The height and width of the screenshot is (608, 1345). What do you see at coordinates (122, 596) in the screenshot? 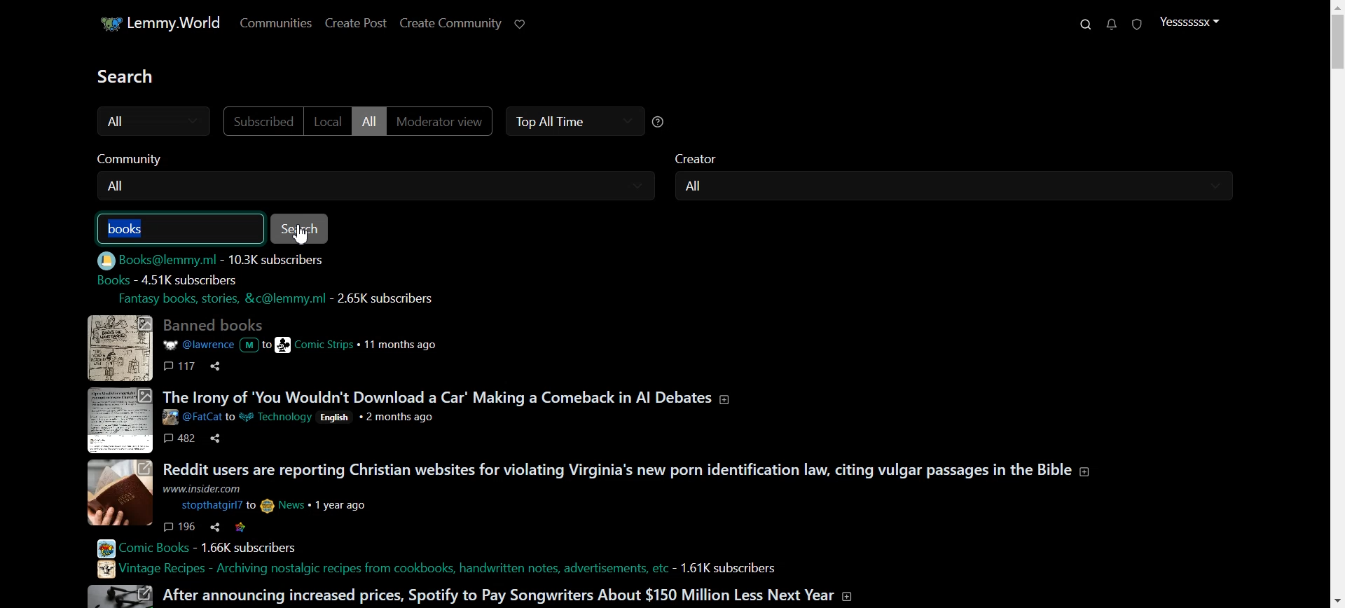
I see `image` at bounding box center [122, 596].